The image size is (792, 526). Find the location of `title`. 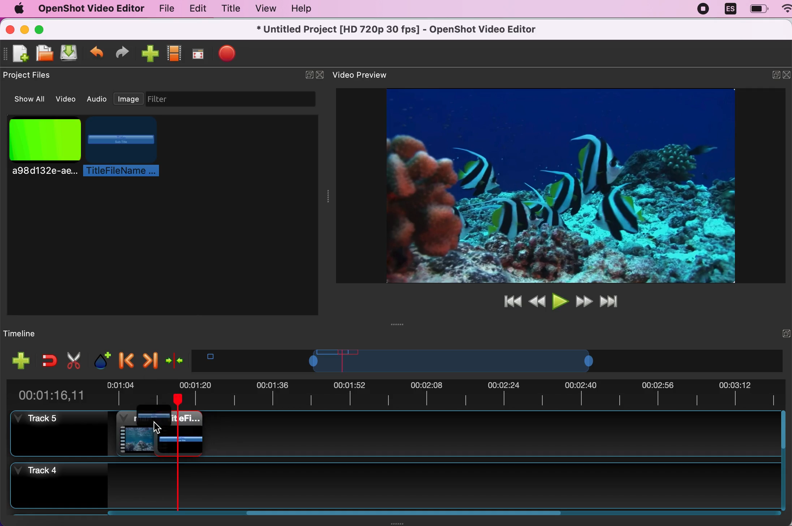

title is located at coordinates (121, 147).